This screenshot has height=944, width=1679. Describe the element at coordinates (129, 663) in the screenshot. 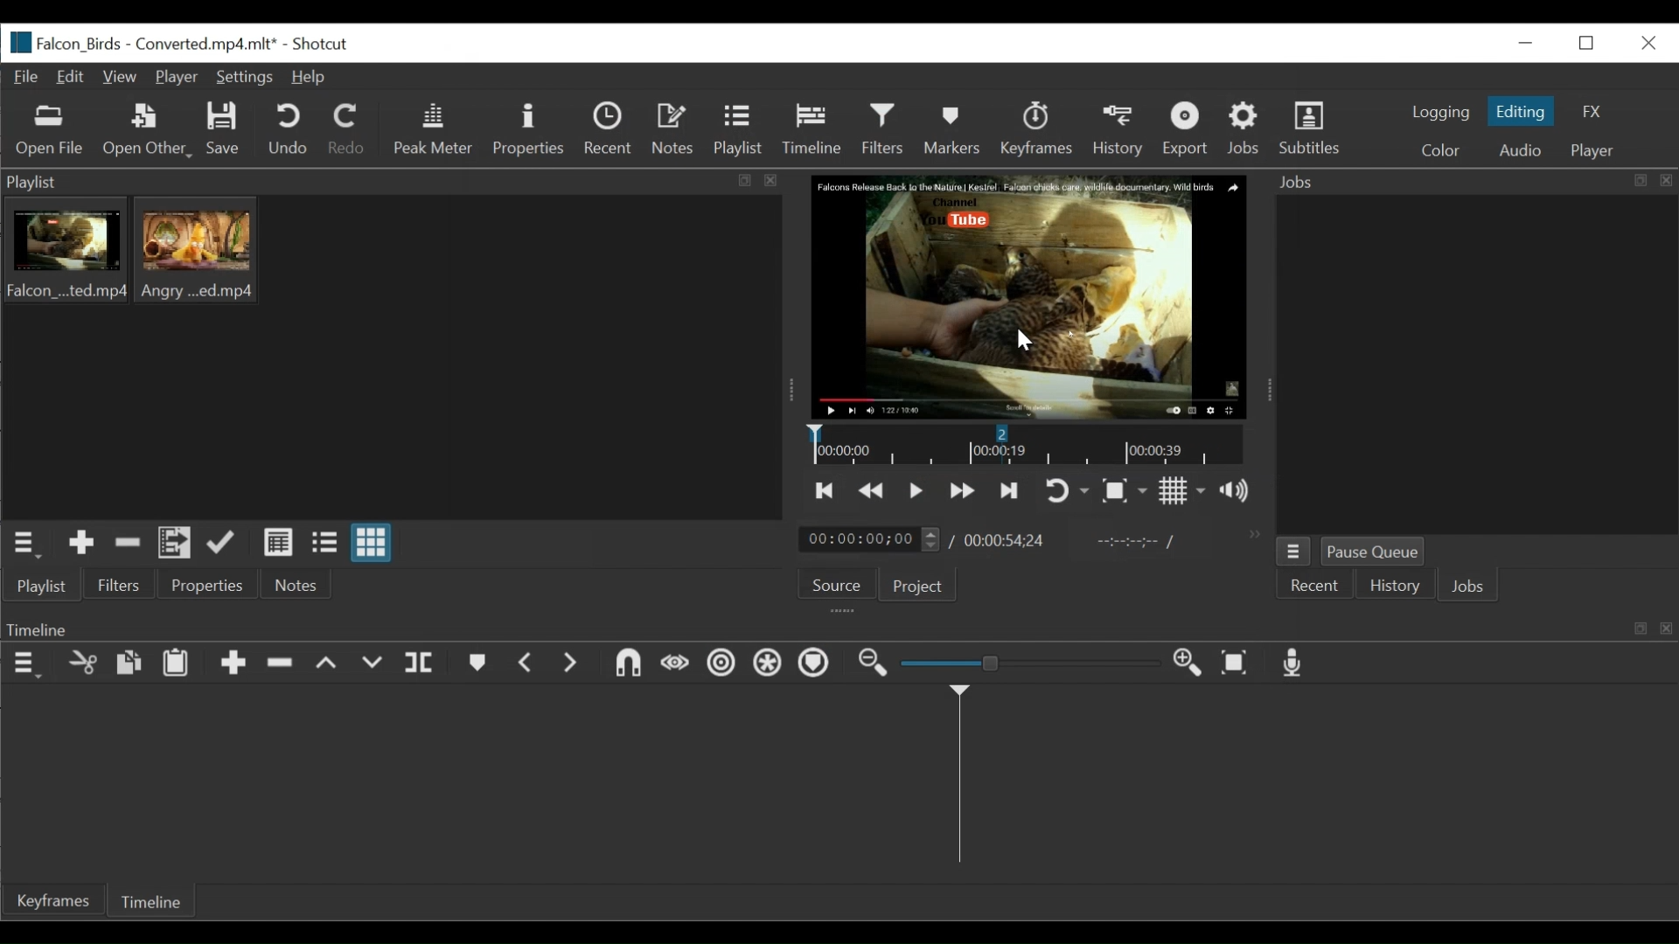

I see `Copy` at that location.